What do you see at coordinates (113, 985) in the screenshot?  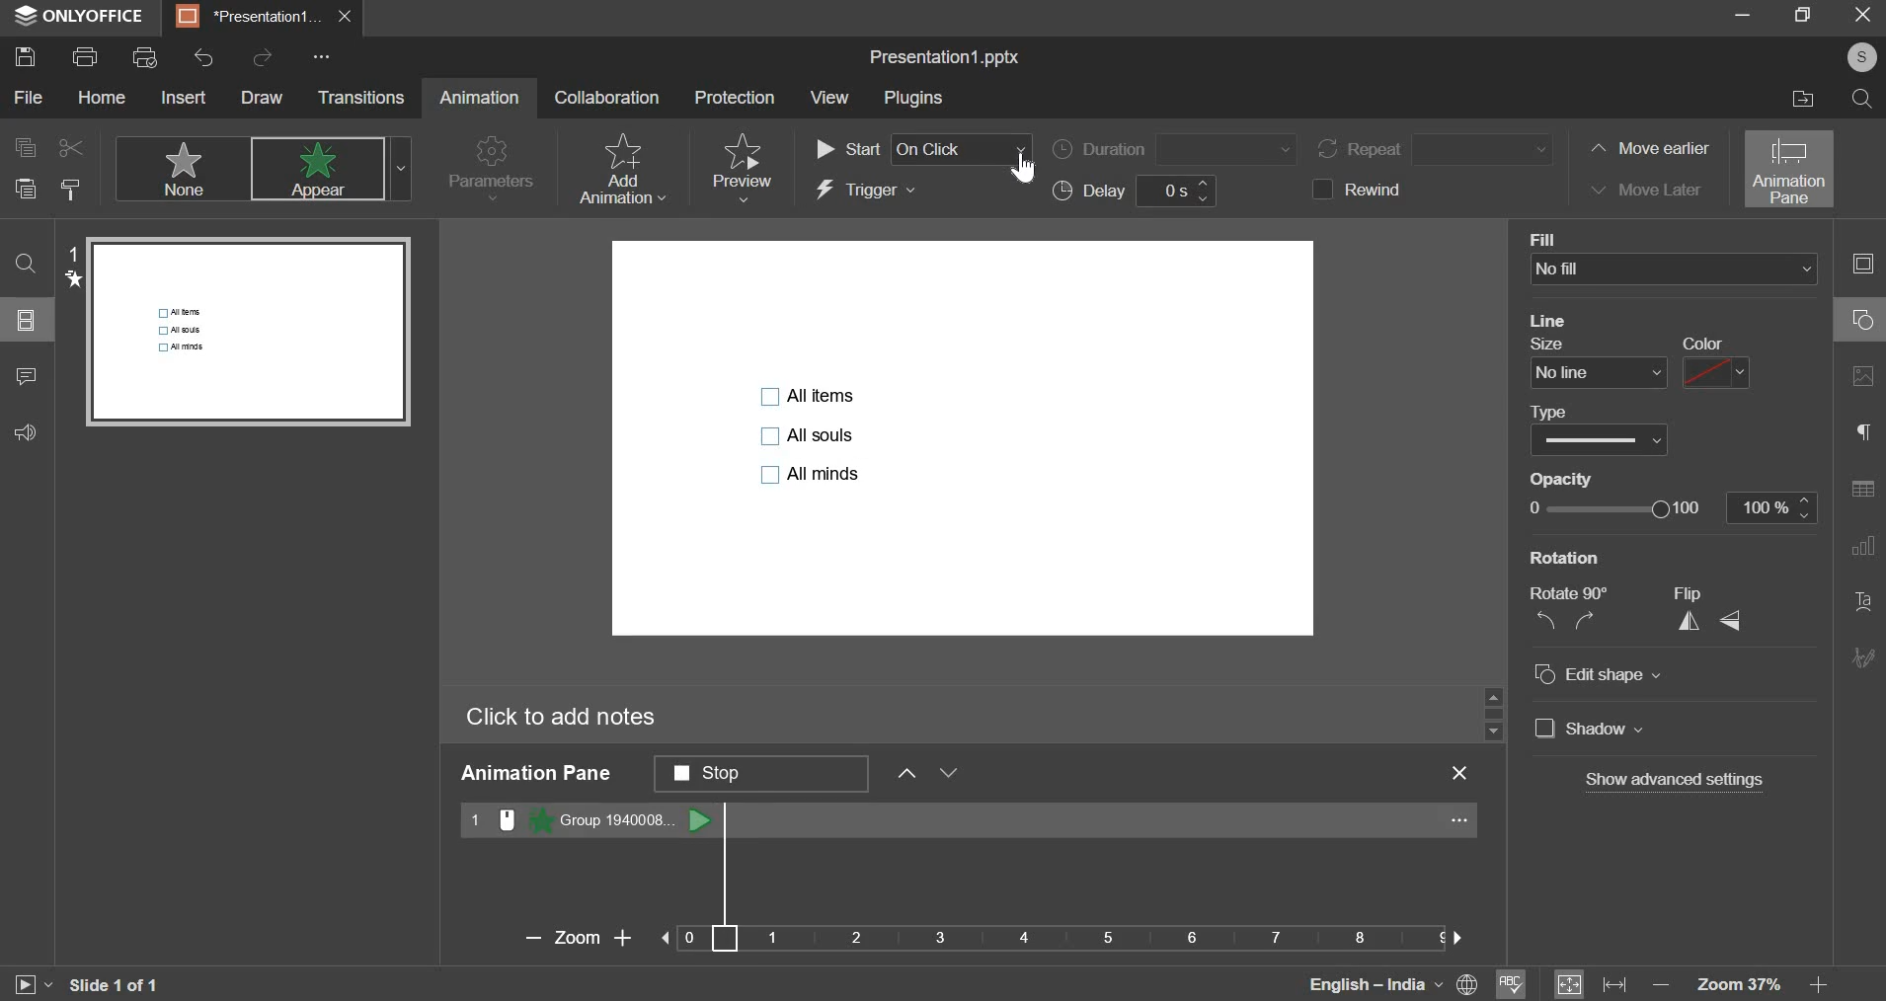 I see `slide 1 of 1` at bounding box center [113, 985].